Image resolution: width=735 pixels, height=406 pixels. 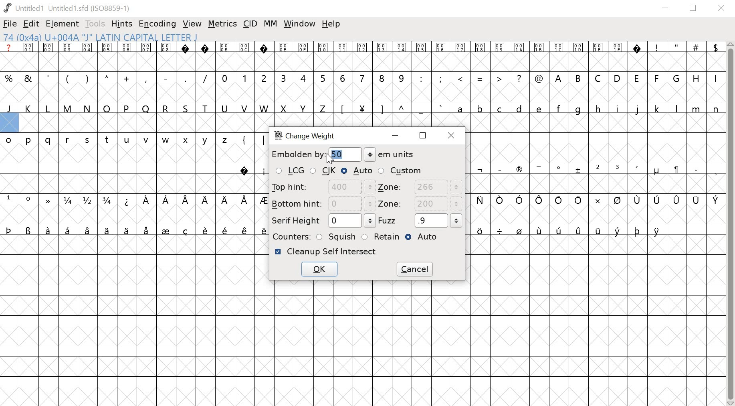 I want to click on AUTO, so click(x=357, y=171).